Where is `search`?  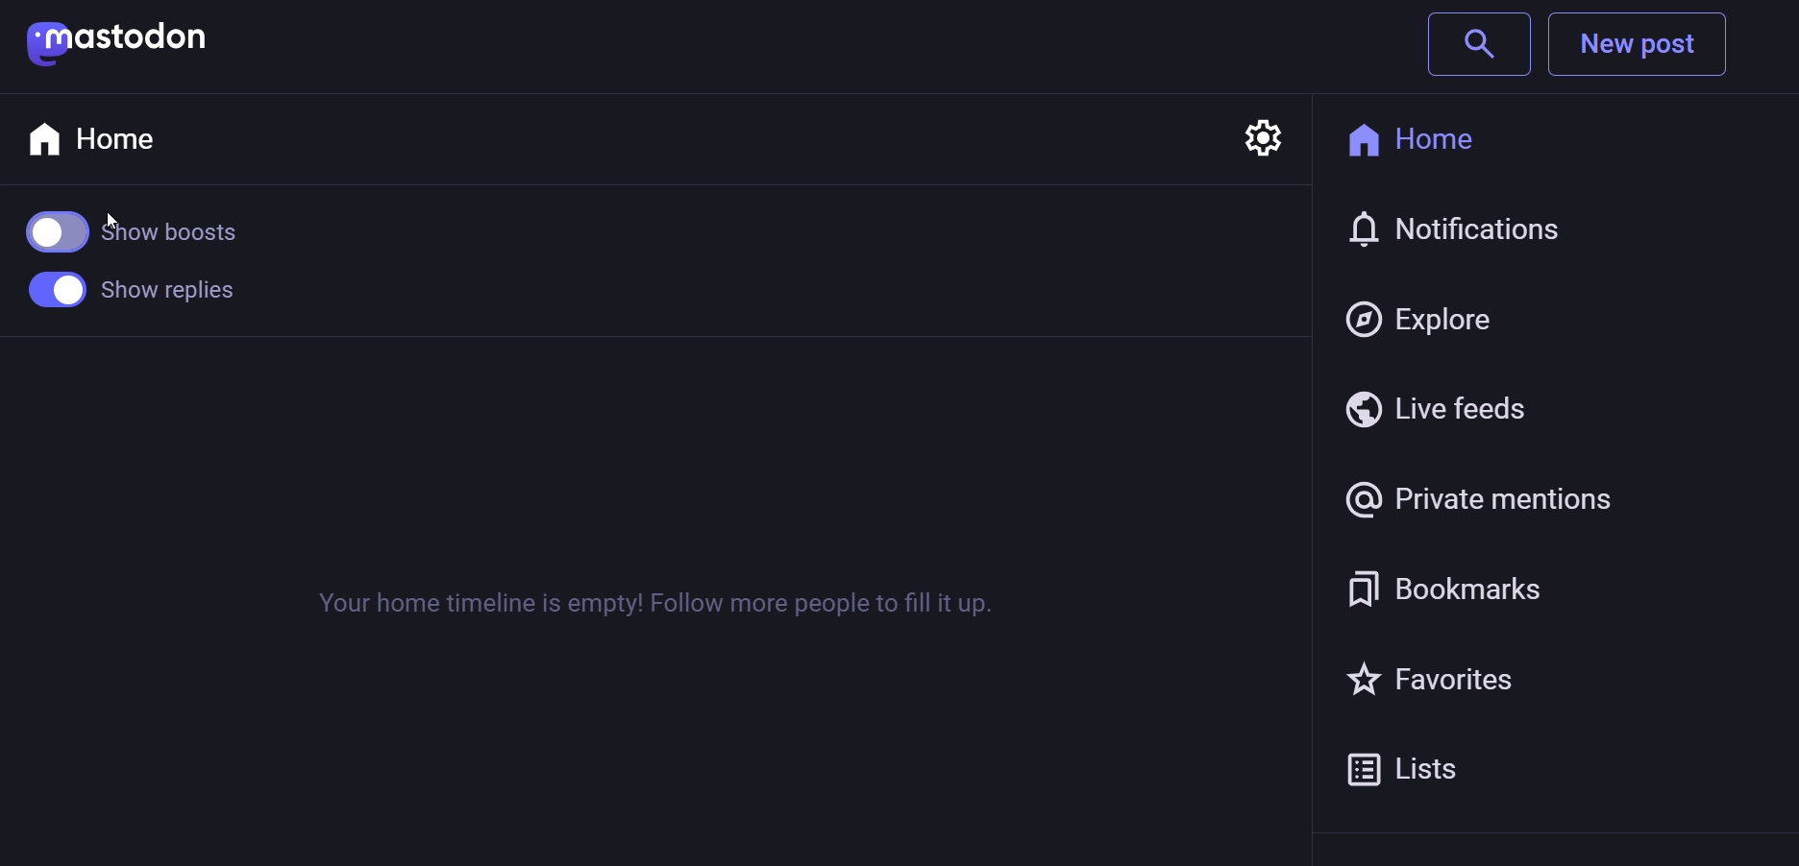
search is located at coordinates (1480, 47).